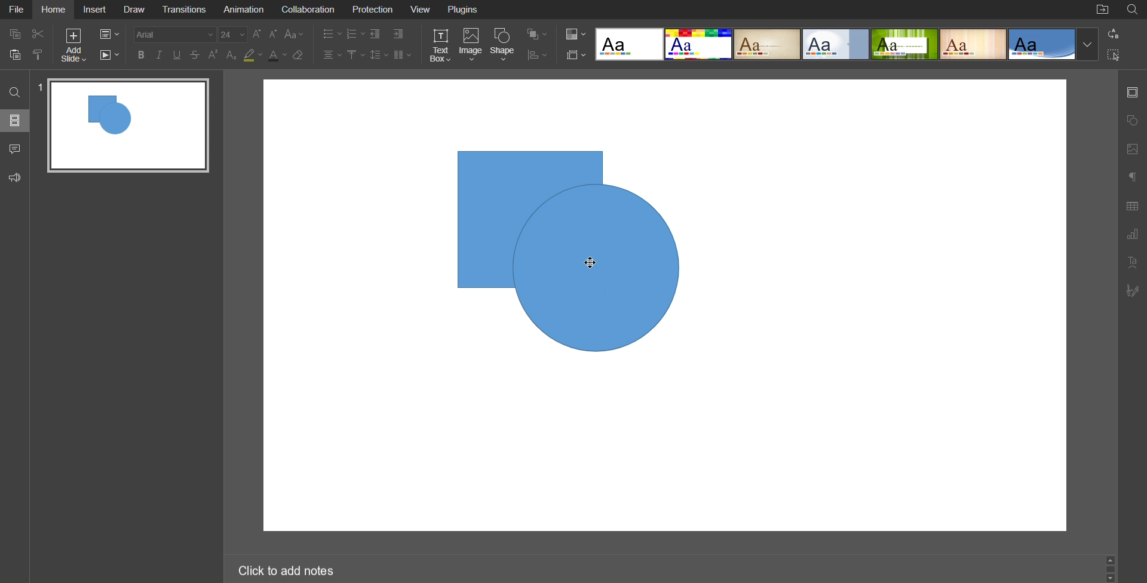 The image size is (1147, 583). What do you see at coordinates (14, 91) in the screenshot?
I see `Search` at bounding box center [14, 91].